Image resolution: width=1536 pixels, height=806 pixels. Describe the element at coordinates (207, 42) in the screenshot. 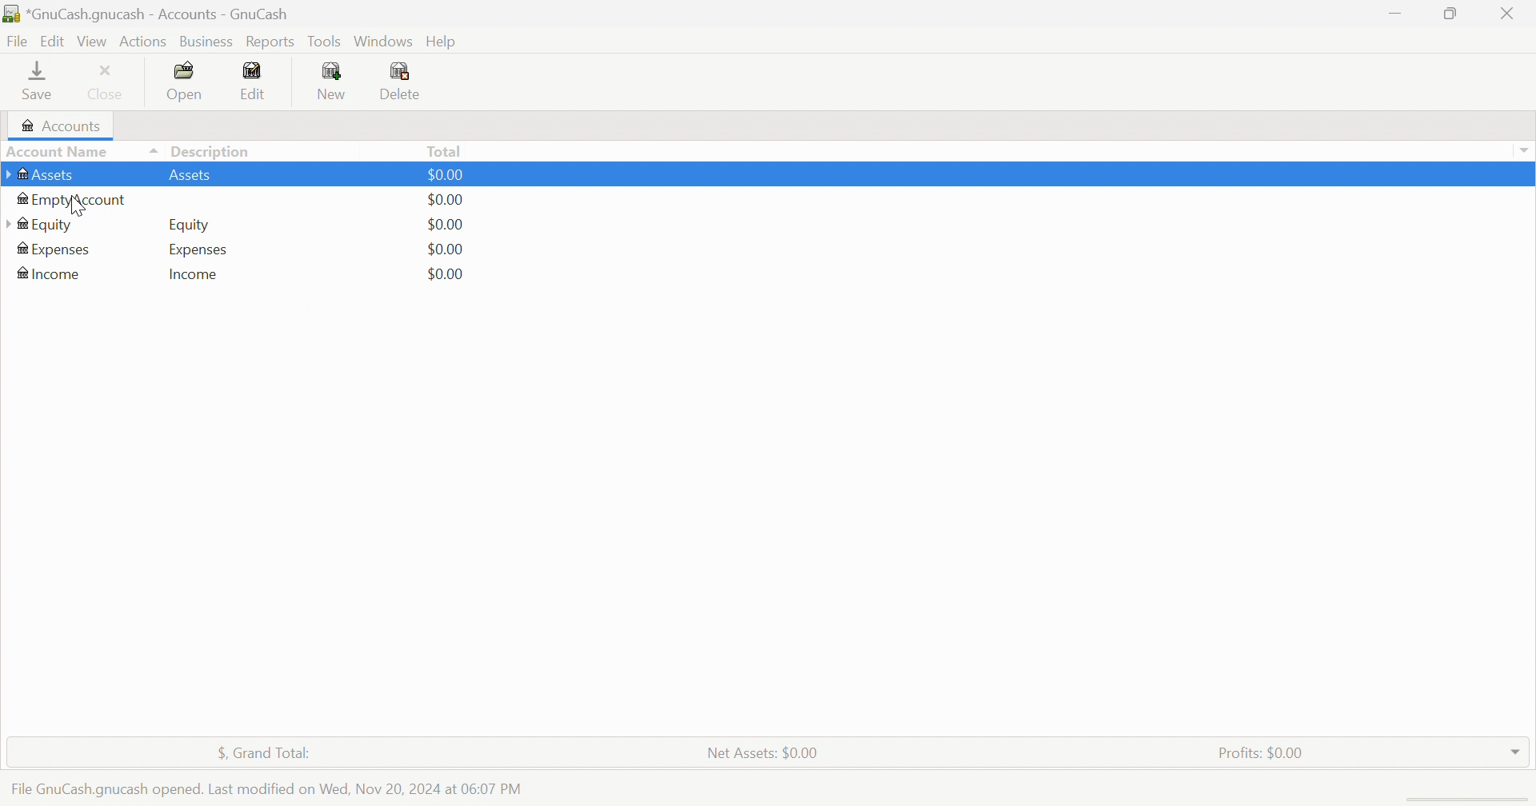

I see `Business` at that location.